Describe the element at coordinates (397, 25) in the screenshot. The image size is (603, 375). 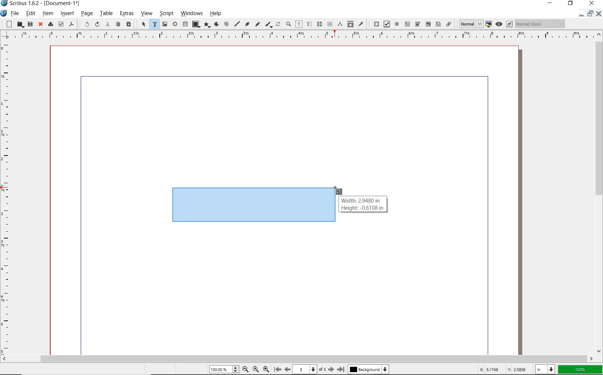
I see `pdf radio button` at that location.